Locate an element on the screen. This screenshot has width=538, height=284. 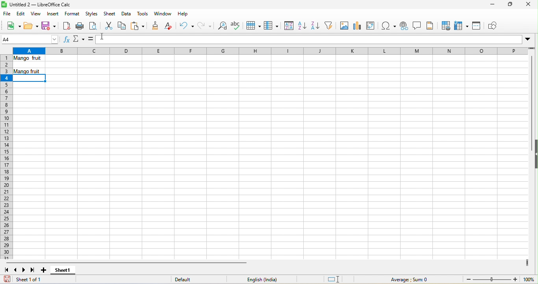
maximize is located at coordinates (509, 5).